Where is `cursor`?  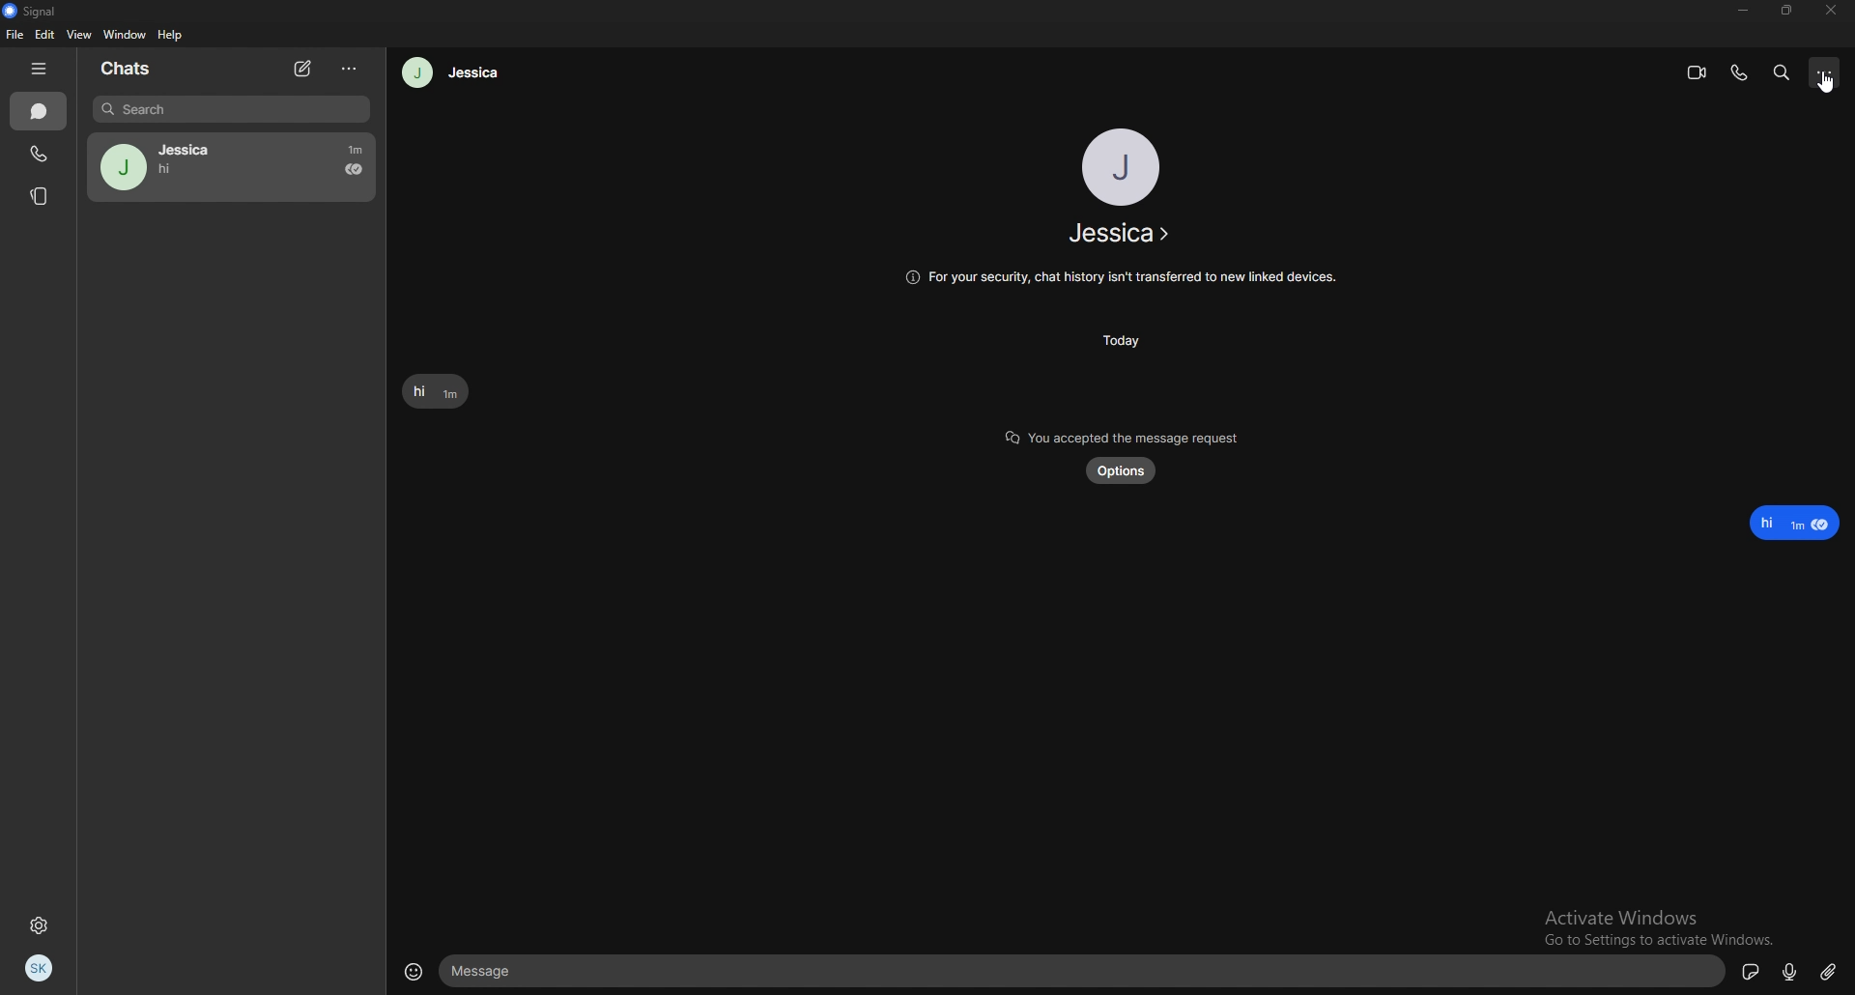
cursor is located at coordinates (1827, 88).